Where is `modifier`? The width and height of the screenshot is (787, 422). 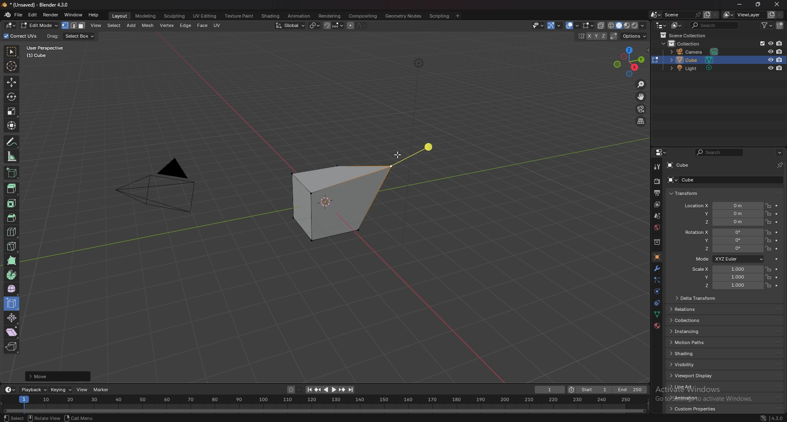 modifier is located at coordinates (658, 268).